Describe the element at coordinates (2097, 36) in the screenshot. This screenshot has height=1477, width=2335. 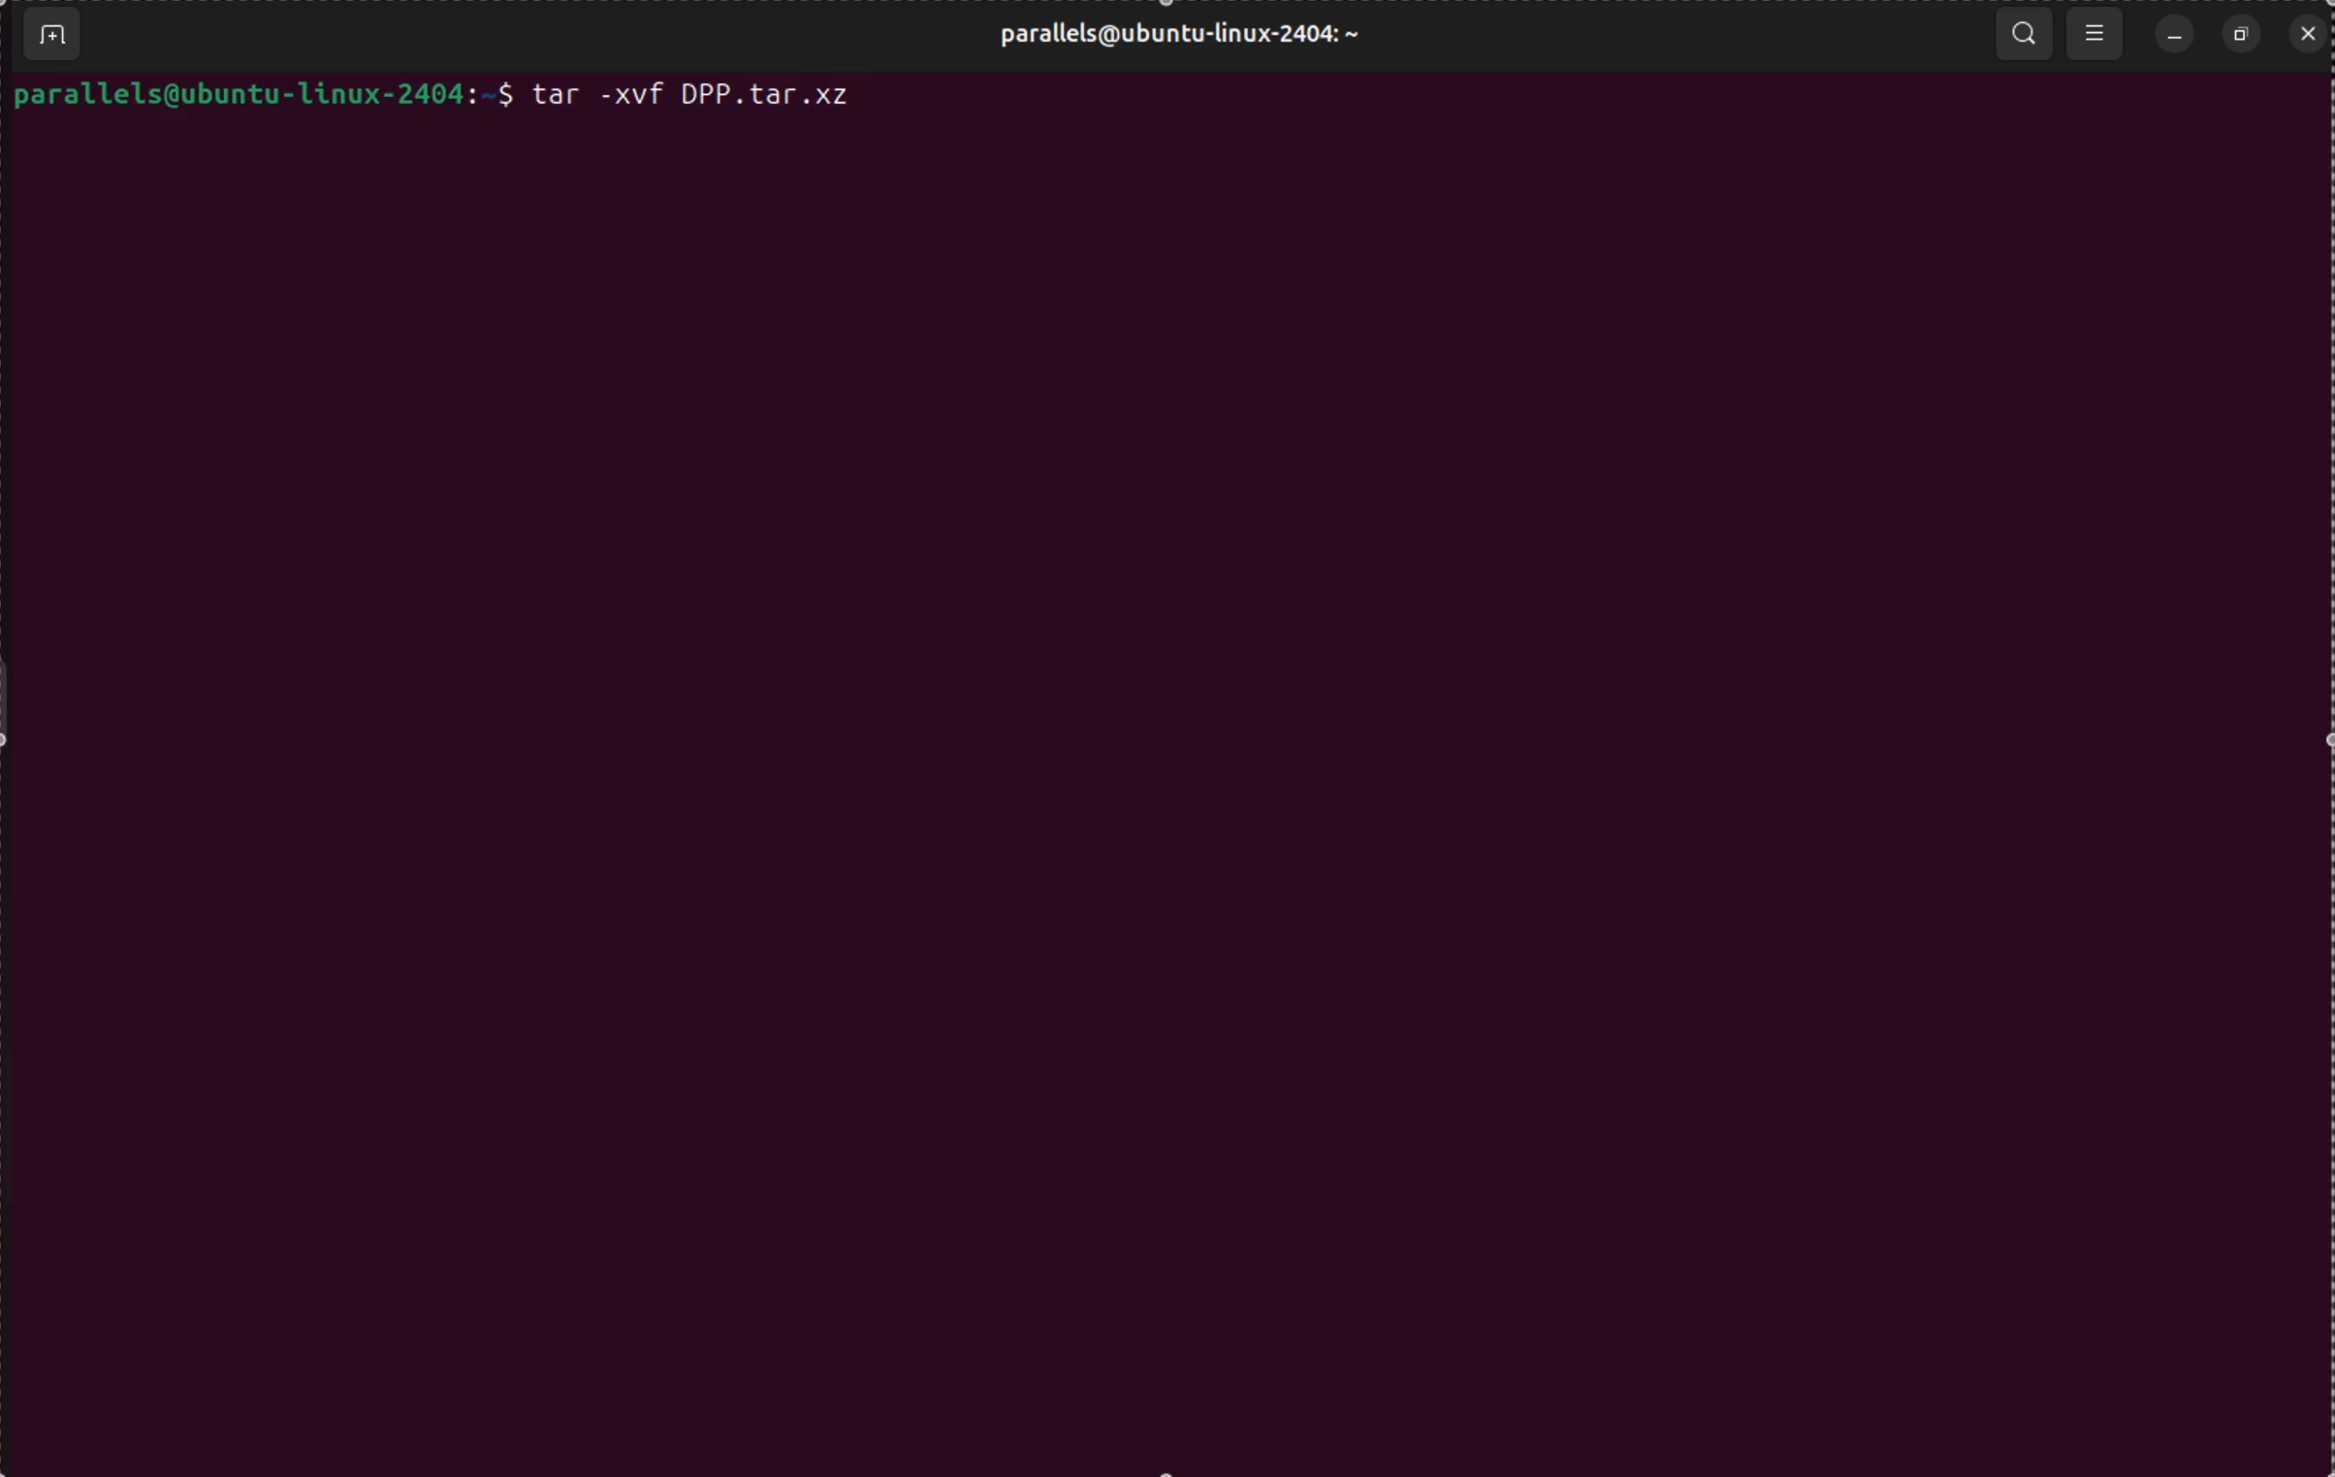
I see `view options` at that location.